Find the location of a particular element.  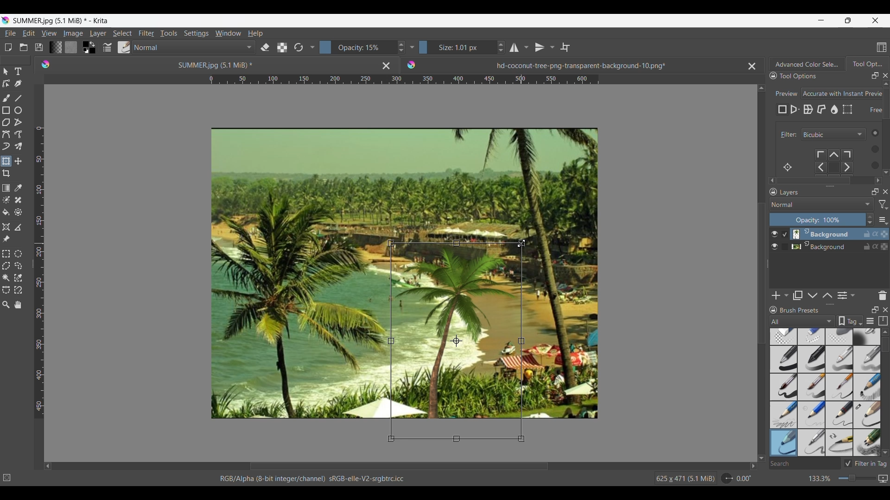

Move layer/mask down is located at coordinates (813, 296).